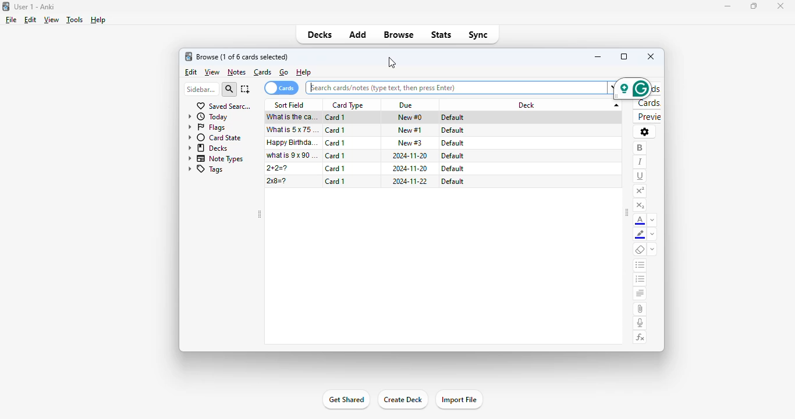  Describe the element at coordinates (410, 182) in the screenshot. I see `2024-11-22` at that location.